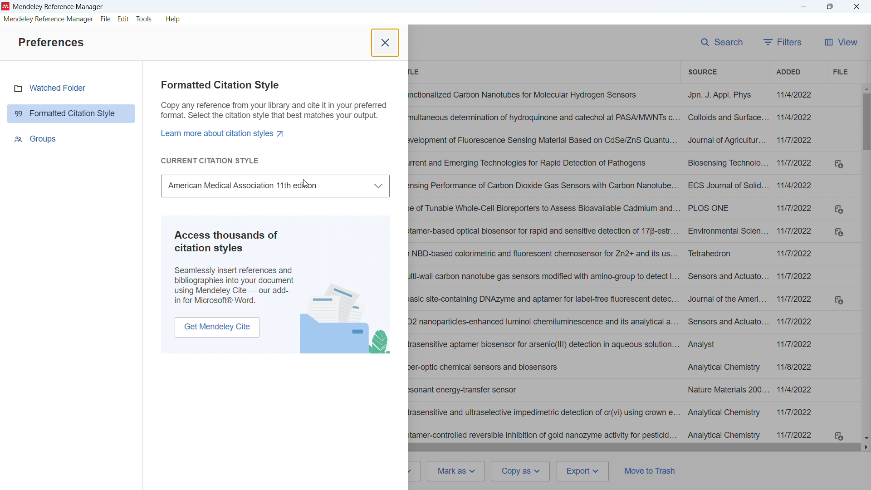  Describe the element at coordinates (225, 133) in the screenshot. I see `Learn more about citation styles ` at that location.